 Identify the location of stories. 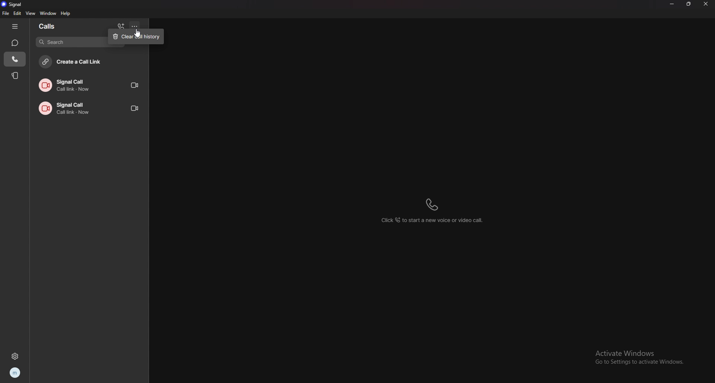
(16, 75).